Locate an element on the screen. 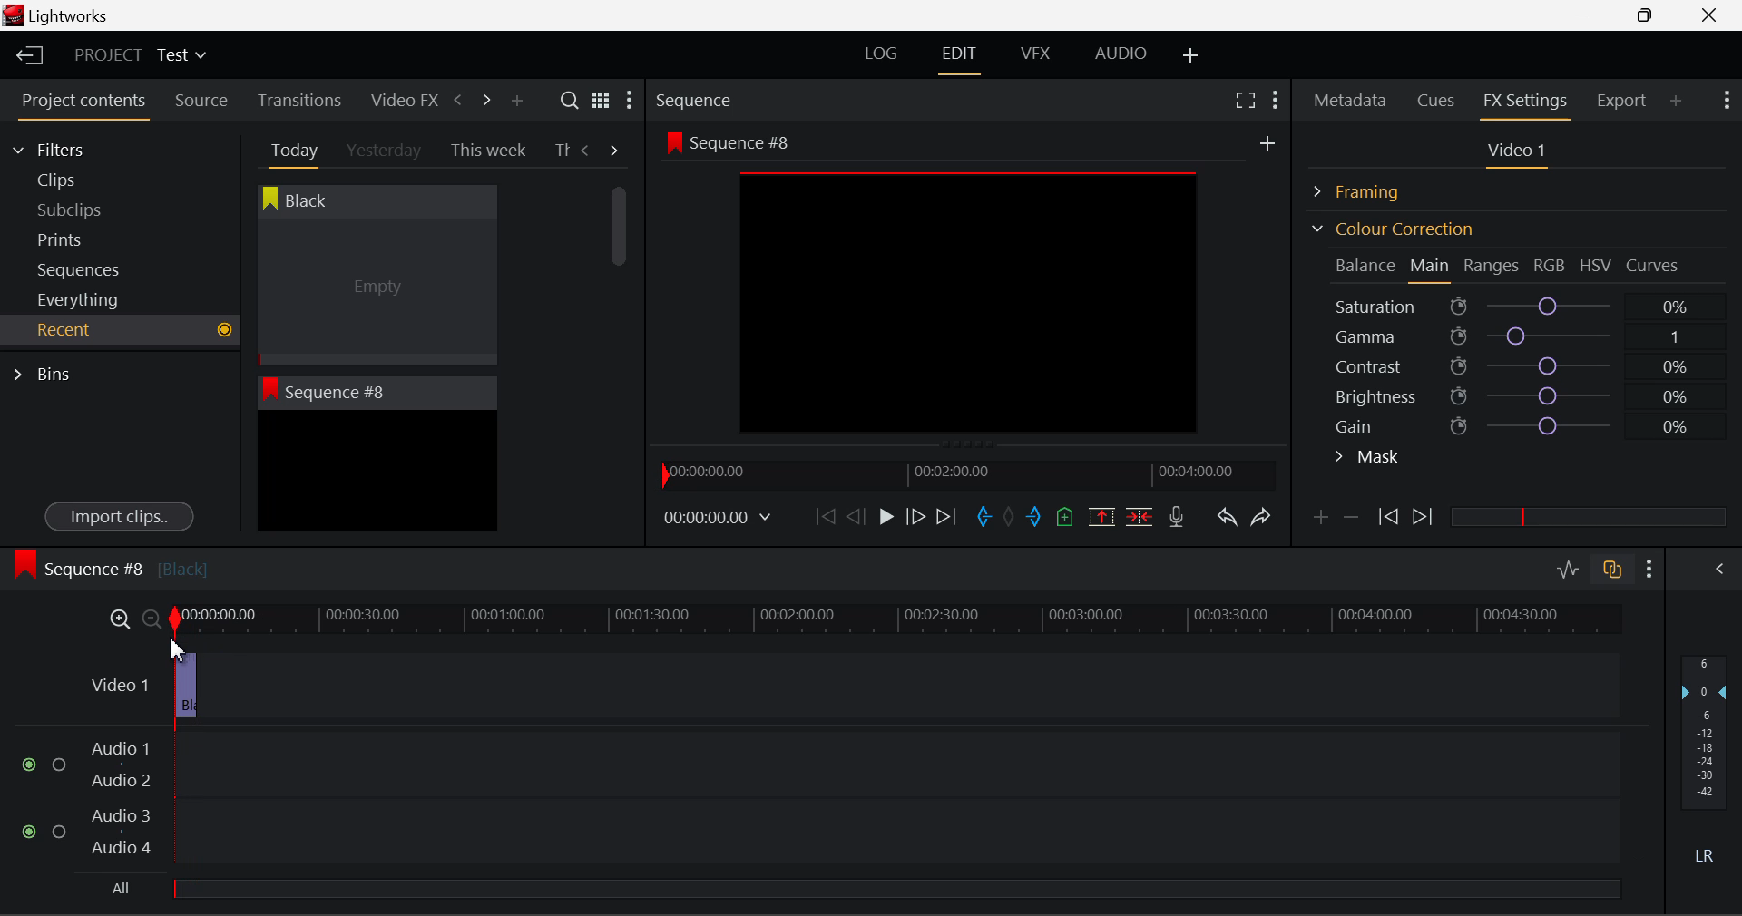 This screenshot has height=916, width=1742. Undo is located at coordinates (1226, 521).